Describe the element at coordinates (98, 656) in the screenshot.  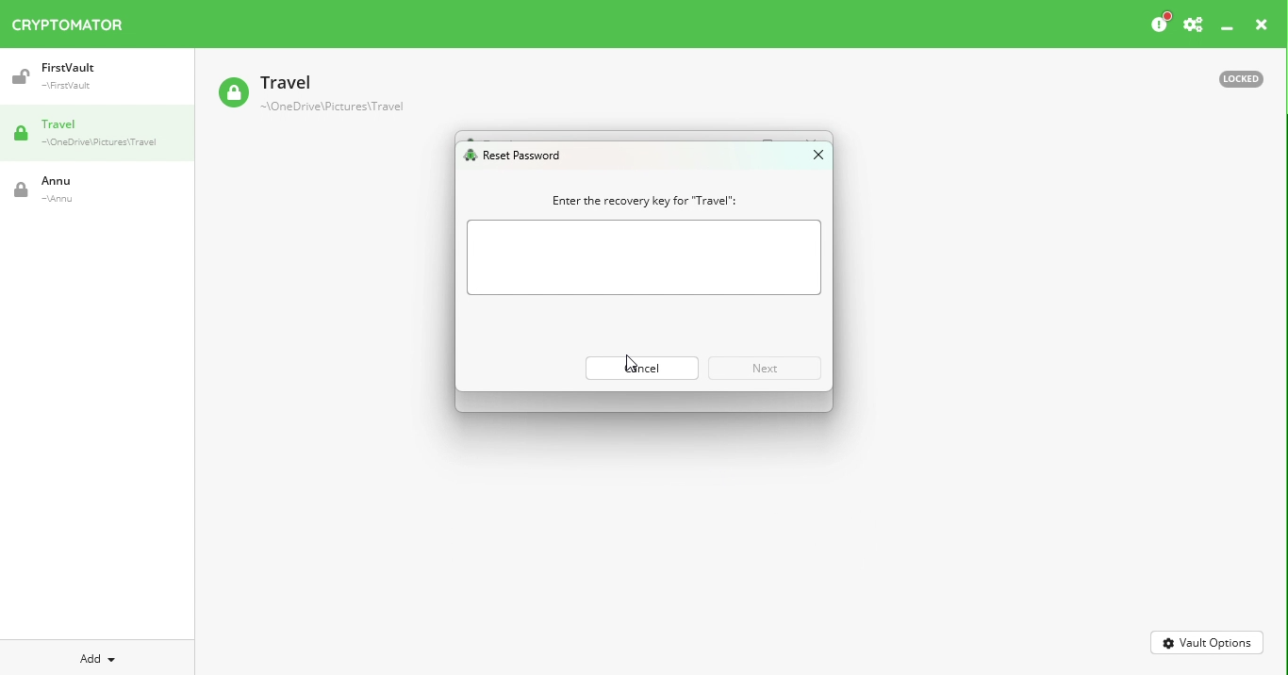
I see `Add new vault` at that location.